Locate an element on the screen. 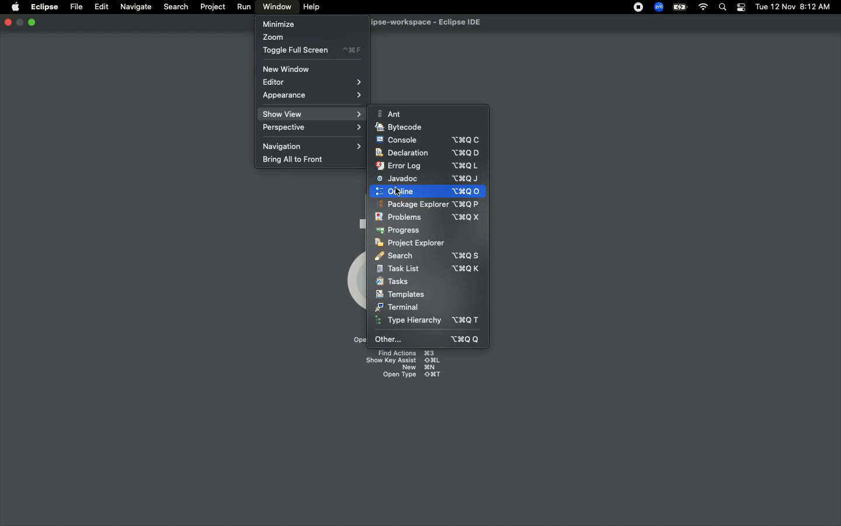  Other is located at coordinates (425, 339).